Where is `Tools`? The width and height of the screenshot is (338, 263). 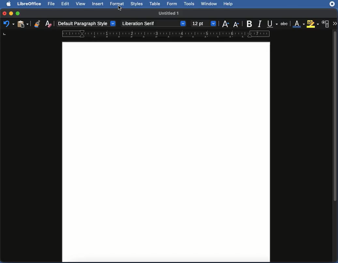 Tools is located at coordinates (190, 4).